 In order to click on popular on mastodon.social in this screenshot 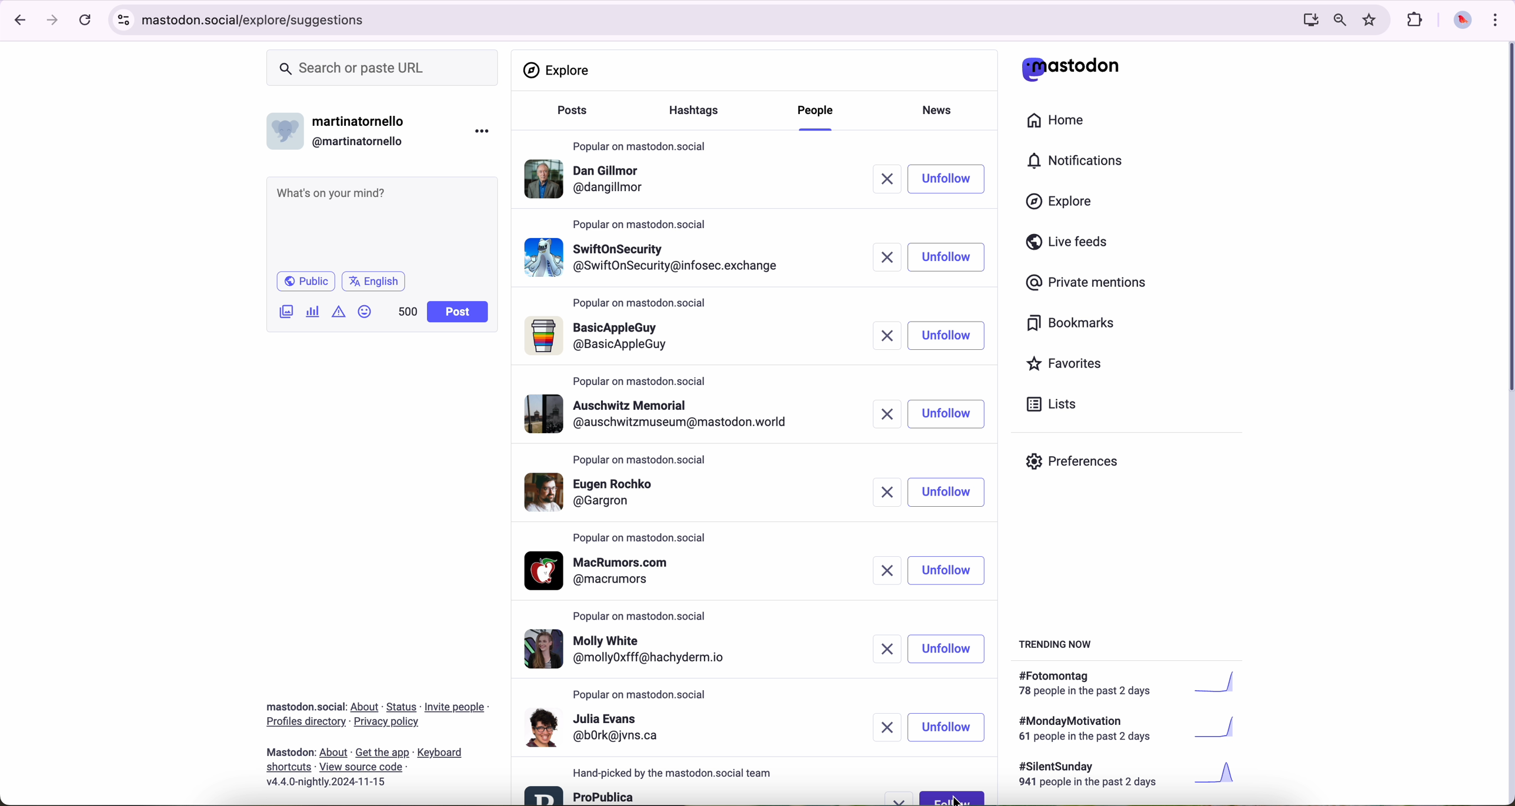, I will do `click(638, 457)`.